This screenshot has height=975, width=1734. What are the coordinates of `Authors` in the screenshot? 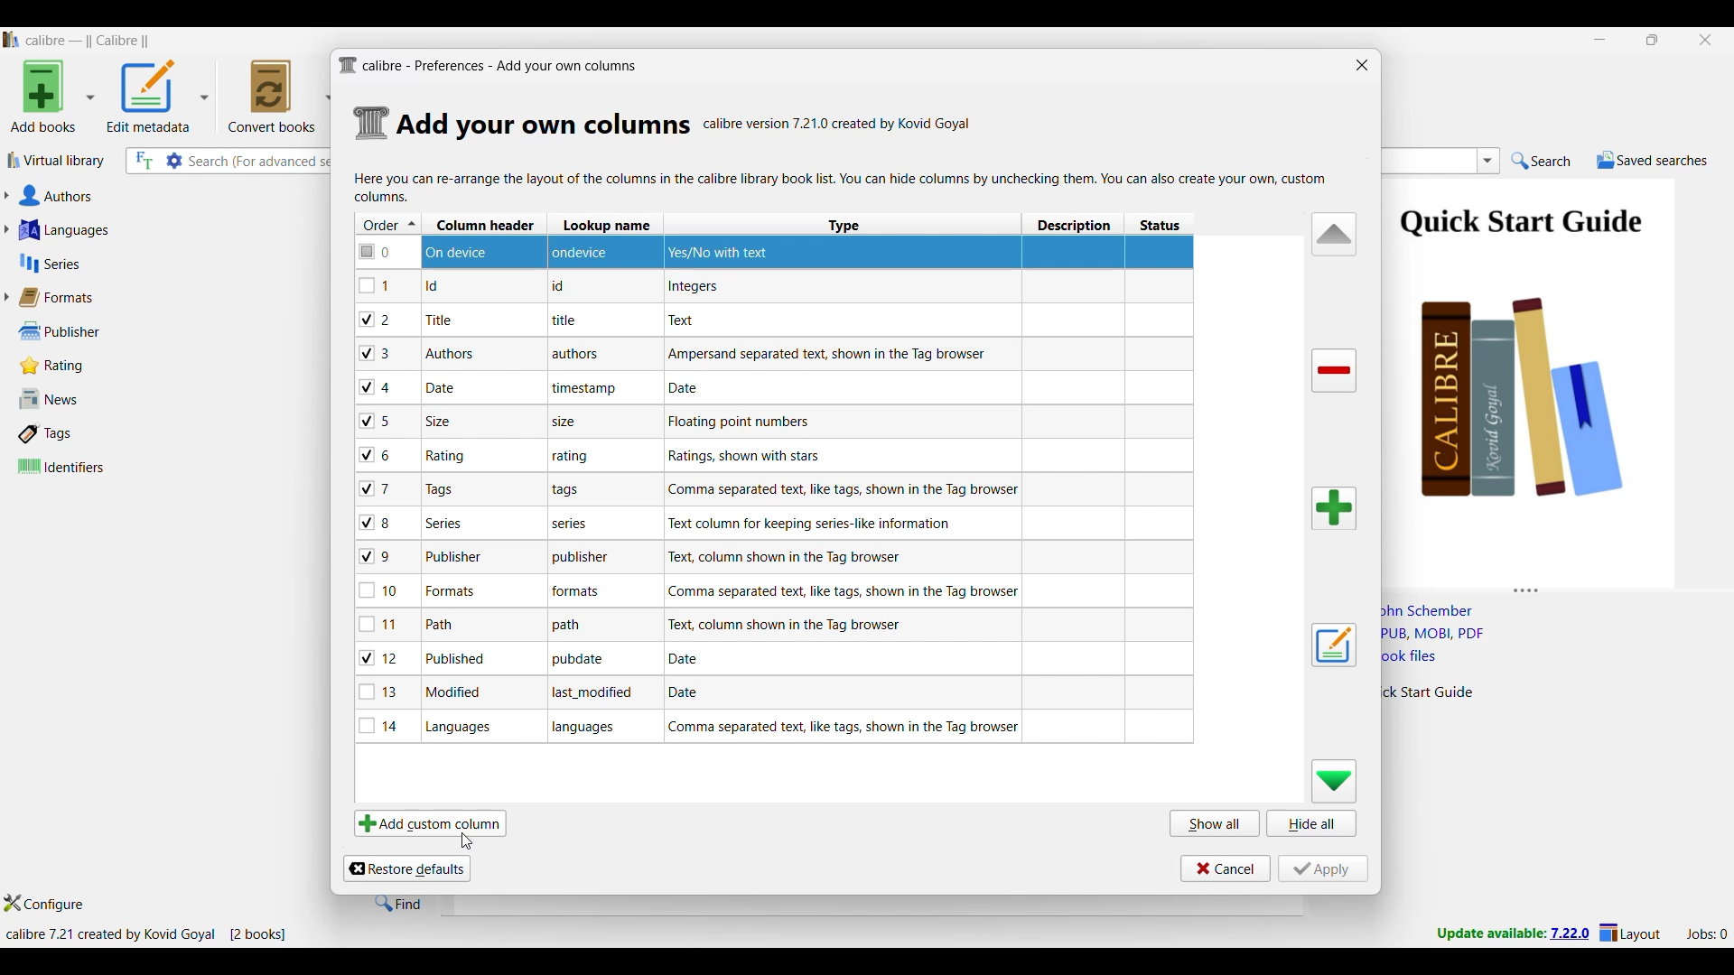 It's located at (143, 197).